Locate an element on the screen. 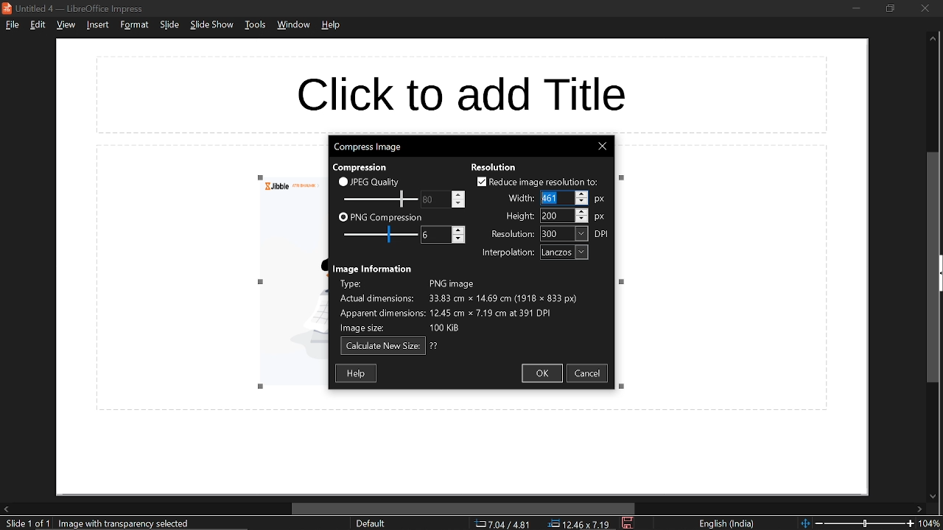 The image size is (943, 530). save is located at coordinates (628, 523).